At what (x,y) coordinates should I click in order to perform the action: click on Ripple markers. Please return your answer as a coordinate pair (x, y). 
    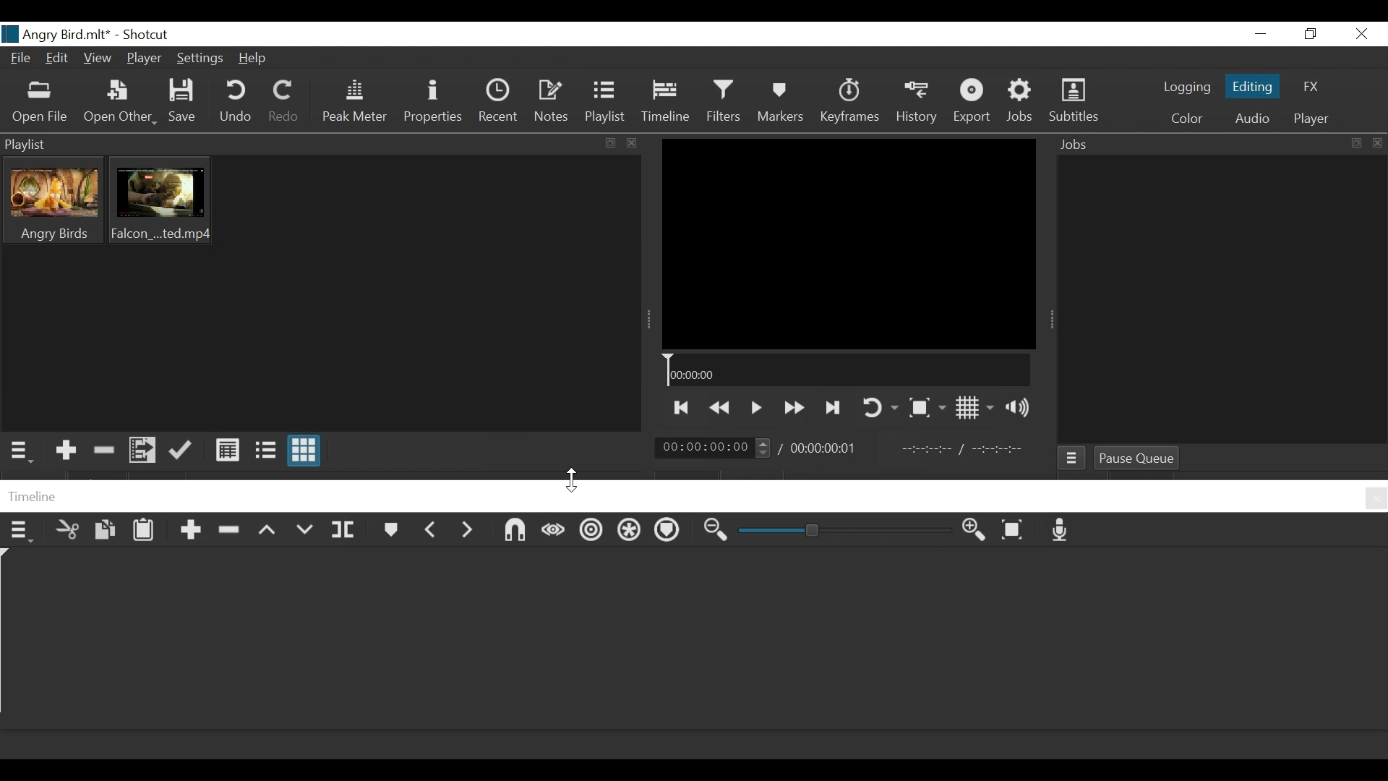
    Looking at the image, I should click on (672, 532).